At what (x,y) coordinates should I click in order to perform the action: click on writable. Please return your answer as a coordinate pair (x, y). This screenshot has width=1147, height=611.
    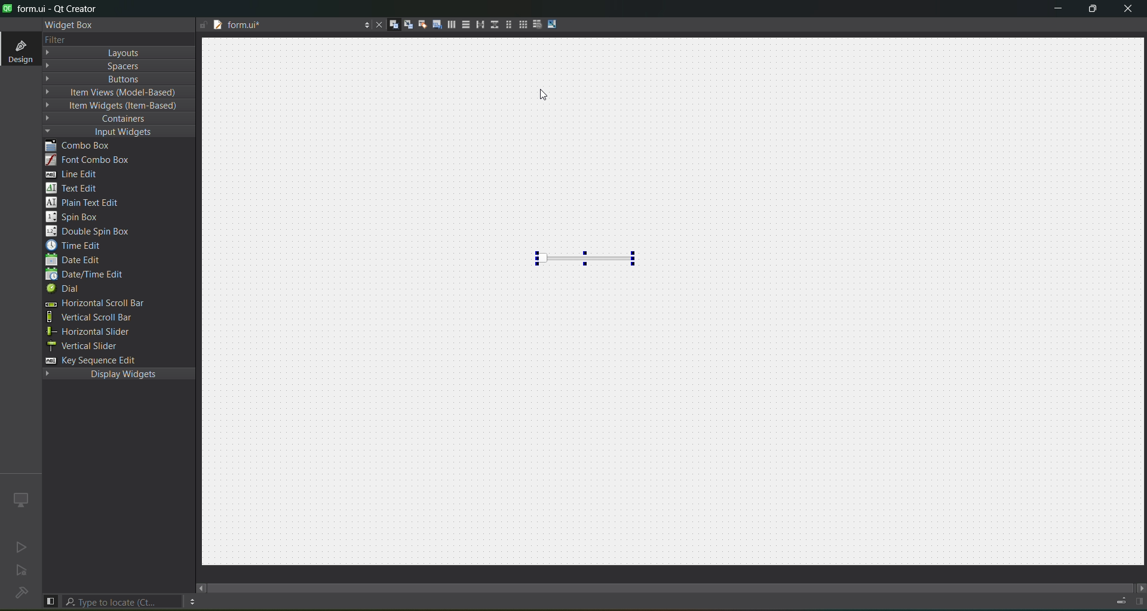
    Looking at the image, I should click on (201, 25).